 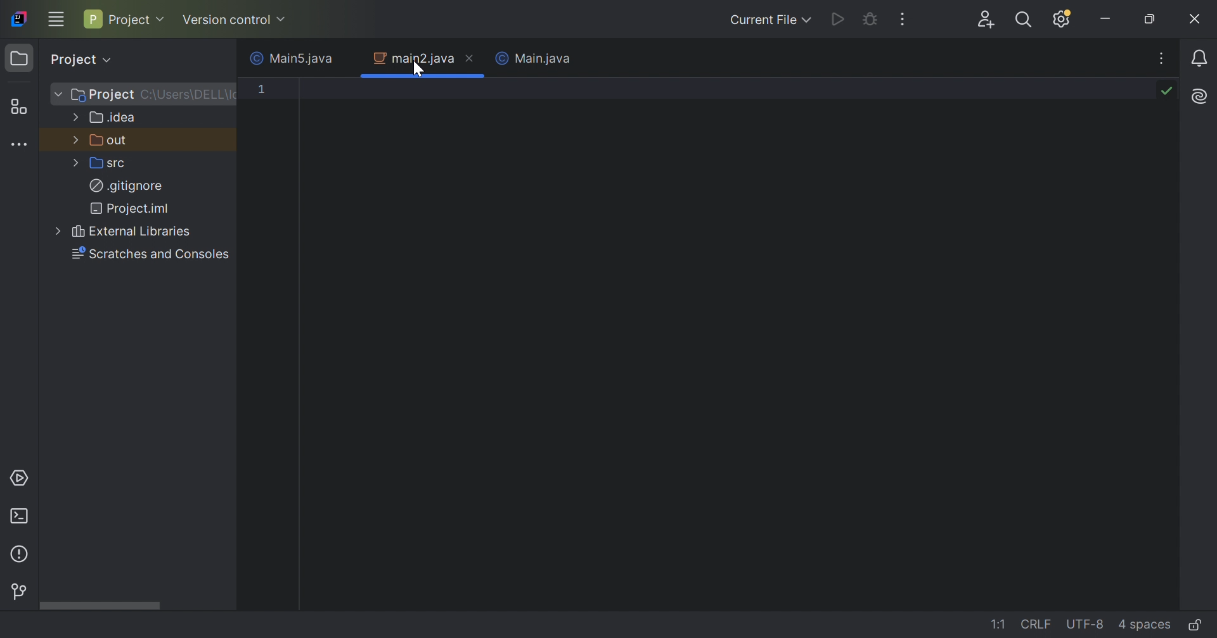 What do you see at coordinates (902, 18) in the screenshot?
I see `More Actions` at bounding box center [902, 18].